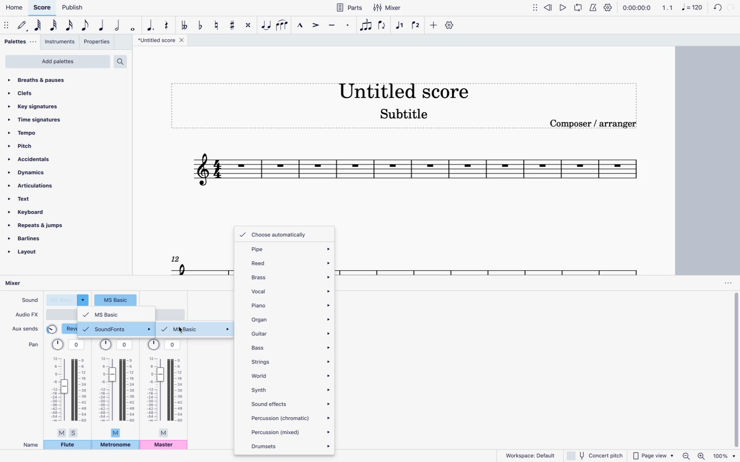 The height and width of the screenshot is (462, 740). What do you see at coordinates (594, 123) in the screenshot?
I see `composer / arranger` at bounding box center [594, 123].